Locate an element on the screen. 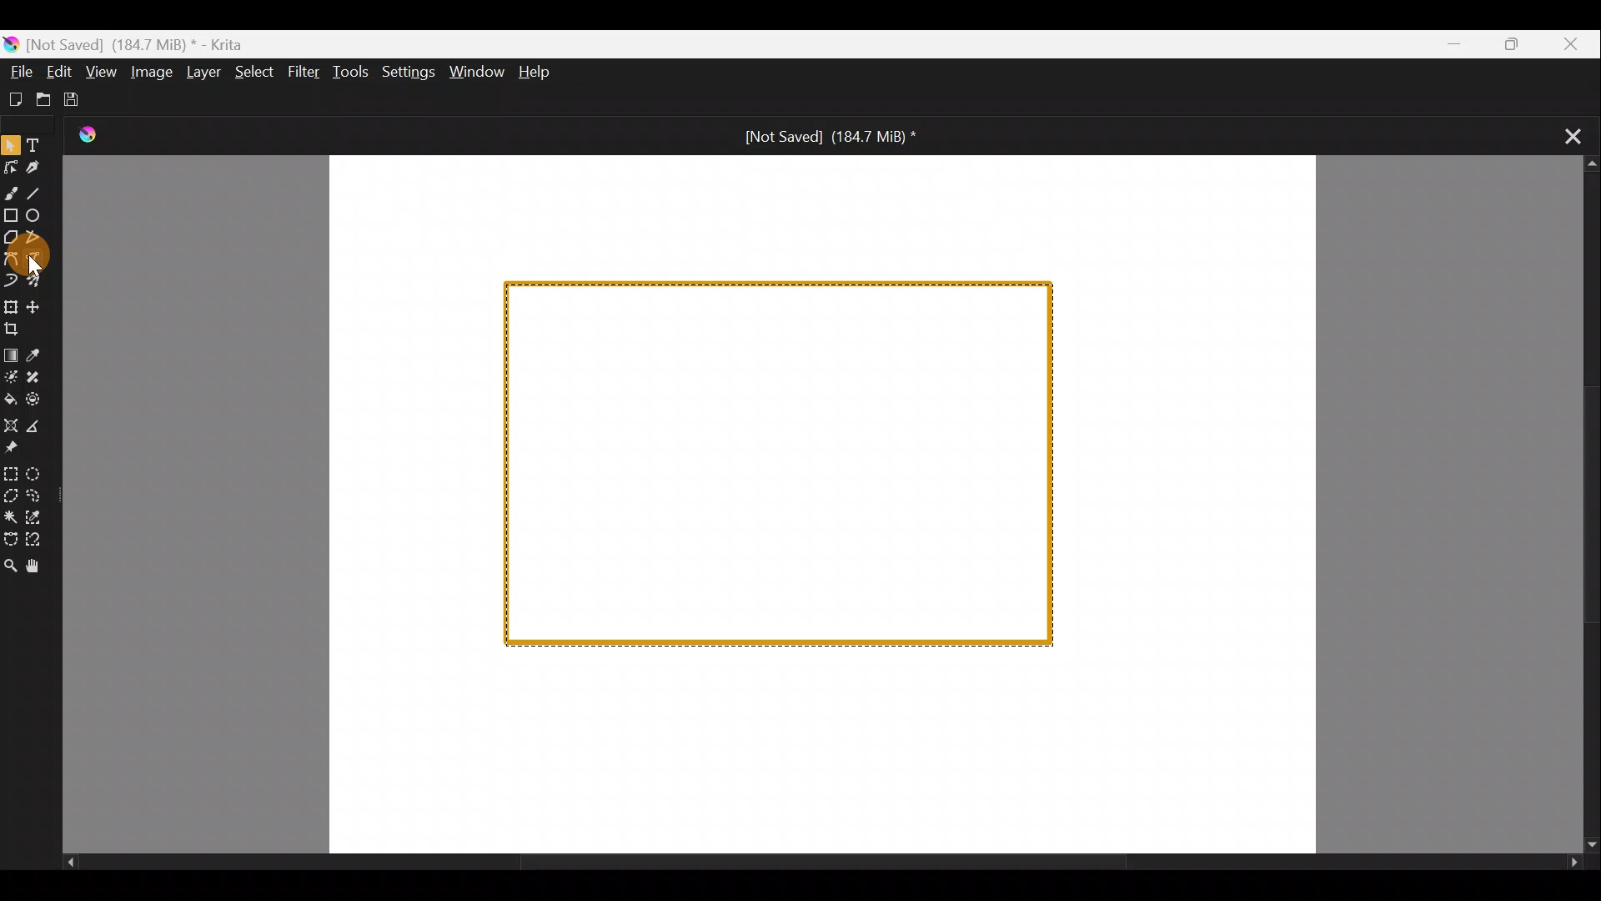 This screenshot has height=901, width=1601. Line tool is located at coordinates (37, 193).